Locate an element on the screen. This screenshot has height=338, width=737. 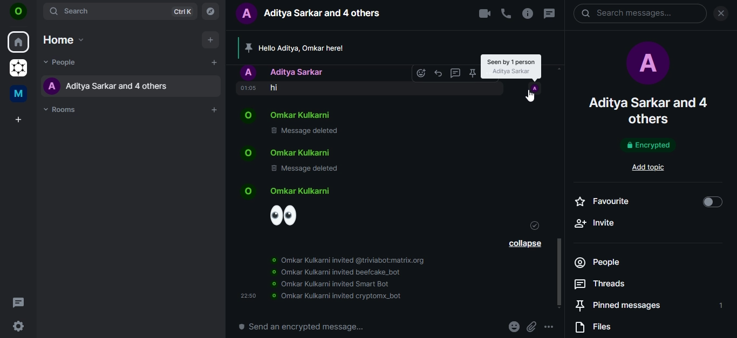
send a encrypted message is located at coordinates (301, 326).